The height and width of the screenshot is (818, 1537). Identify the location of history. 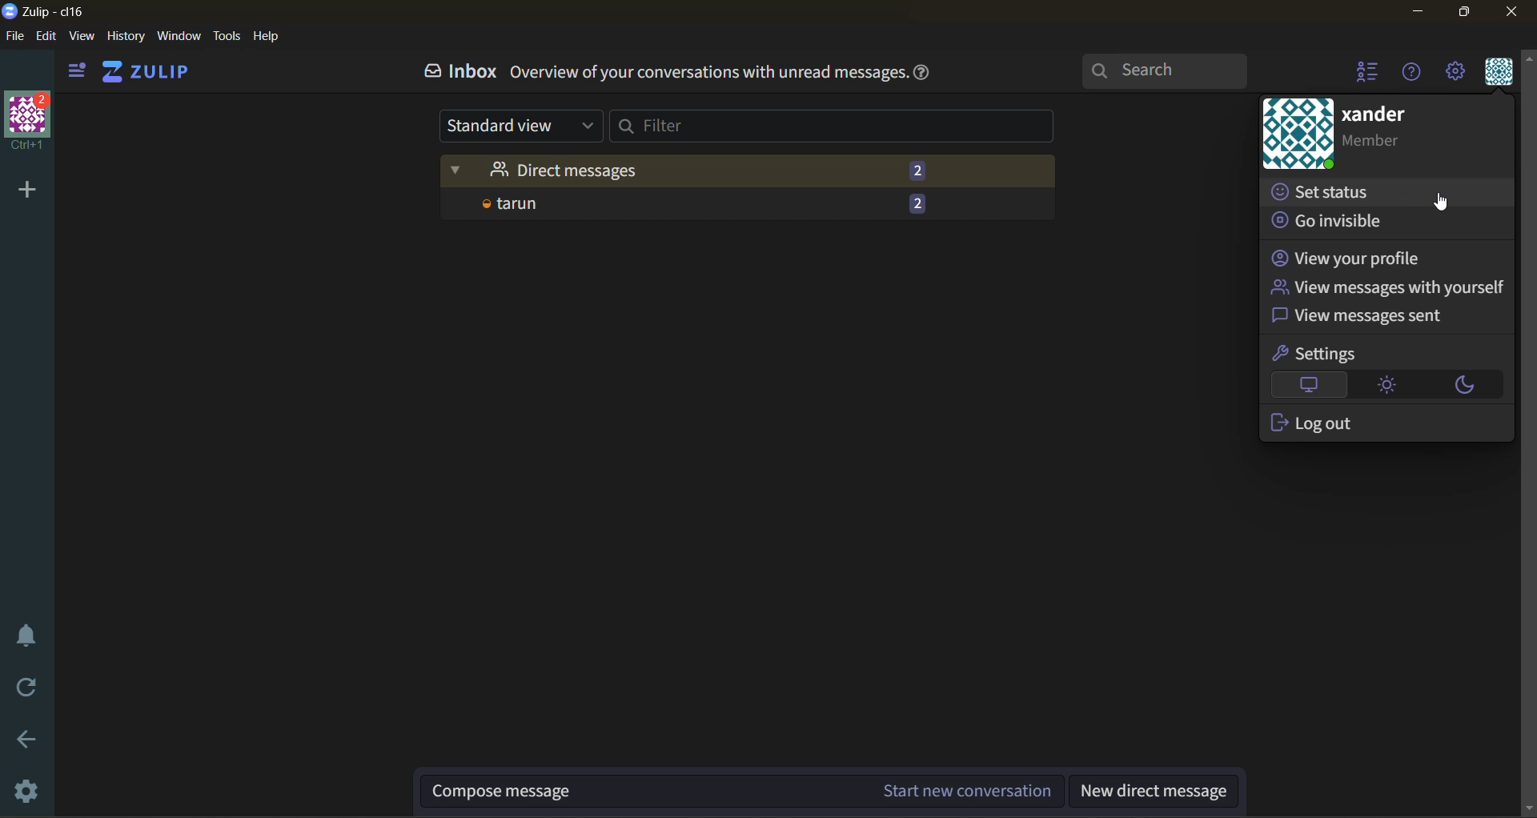
(125, 37).